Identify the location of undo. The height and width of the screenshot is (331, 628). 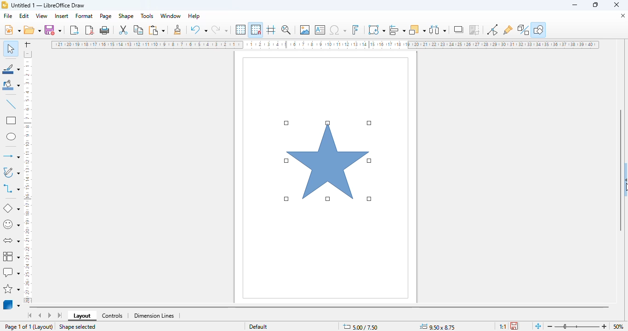
(199, 29).